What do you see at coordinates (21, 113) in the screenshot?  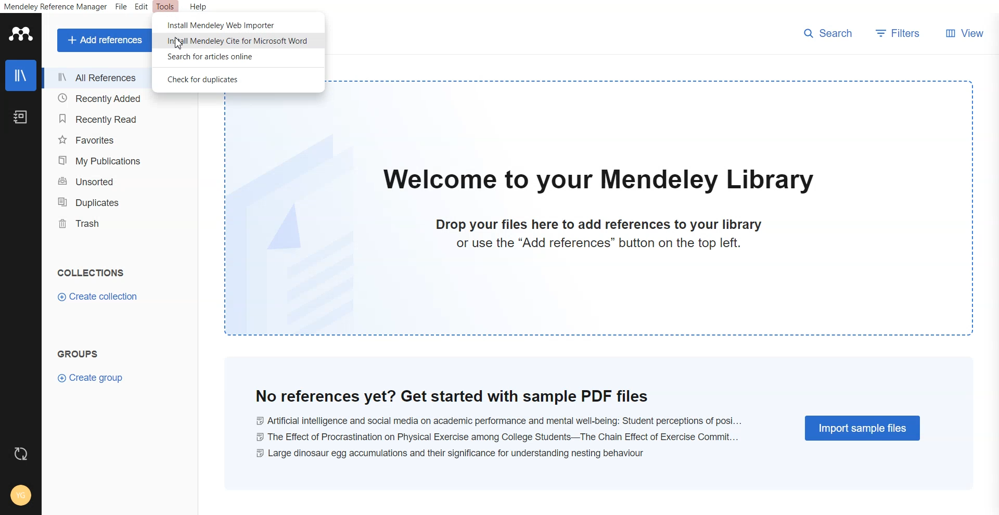 I see `Notebook icon` at bounding box center [21, 113].